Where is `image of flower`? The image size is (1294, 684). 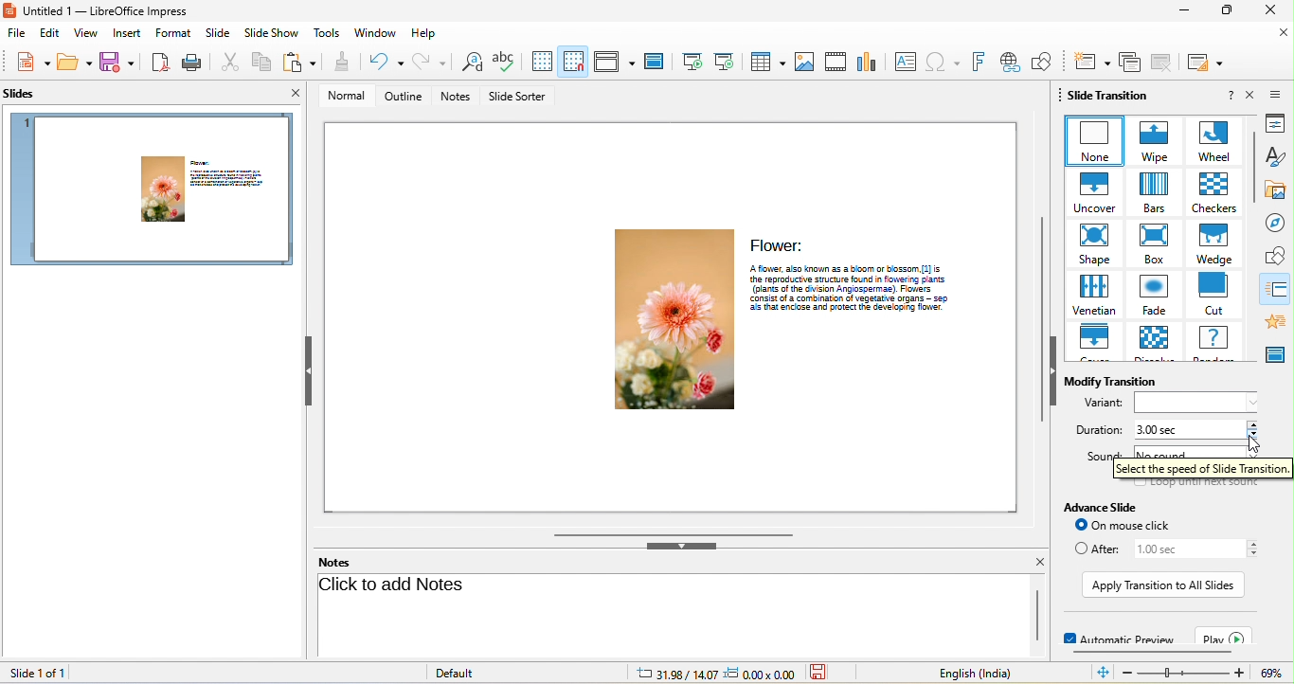
image of flower is located at coordinates (670, 320).